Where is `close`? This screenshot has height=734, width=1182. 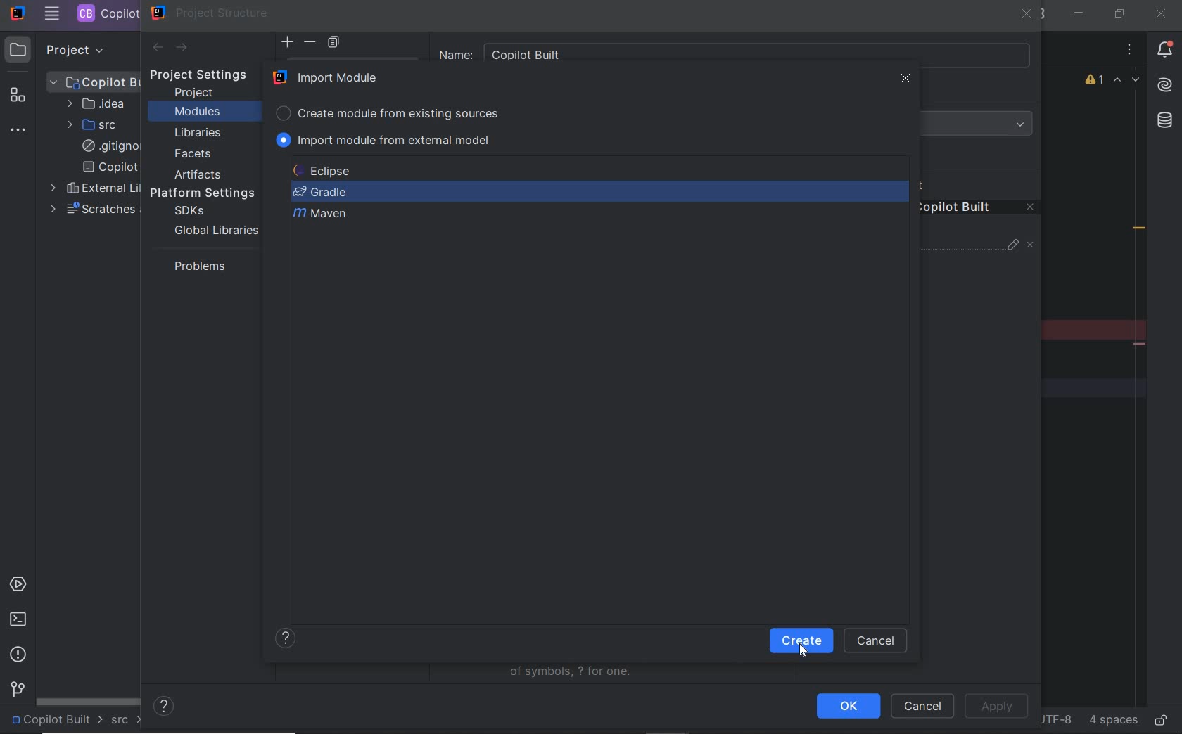
close is located at coordinates (905, 79).